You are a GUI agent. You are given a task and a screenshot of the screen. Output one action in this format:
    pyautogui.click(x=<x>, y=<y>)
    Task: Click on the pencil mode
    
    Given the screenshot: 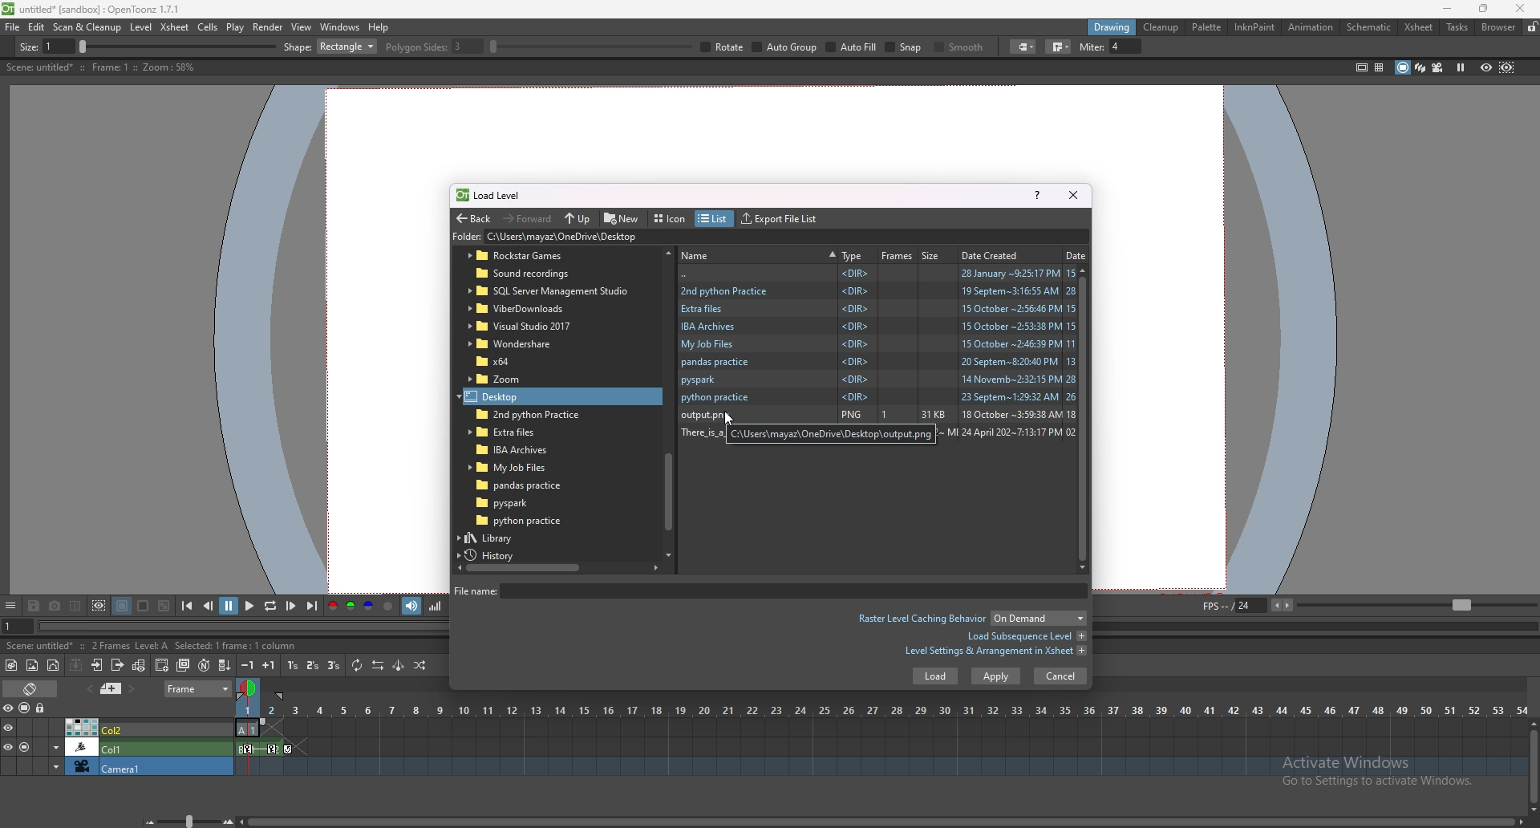 What is the action you would take?
    pyautogui.click(x=1172, y=47)
    